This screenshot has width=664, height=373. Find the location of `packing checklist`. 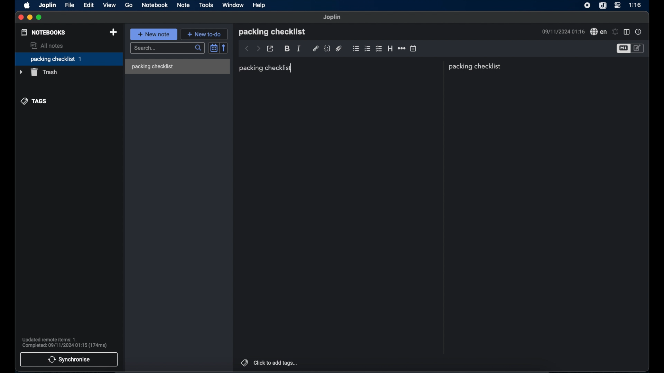

packing checklist is located at coordinates (152, 67).